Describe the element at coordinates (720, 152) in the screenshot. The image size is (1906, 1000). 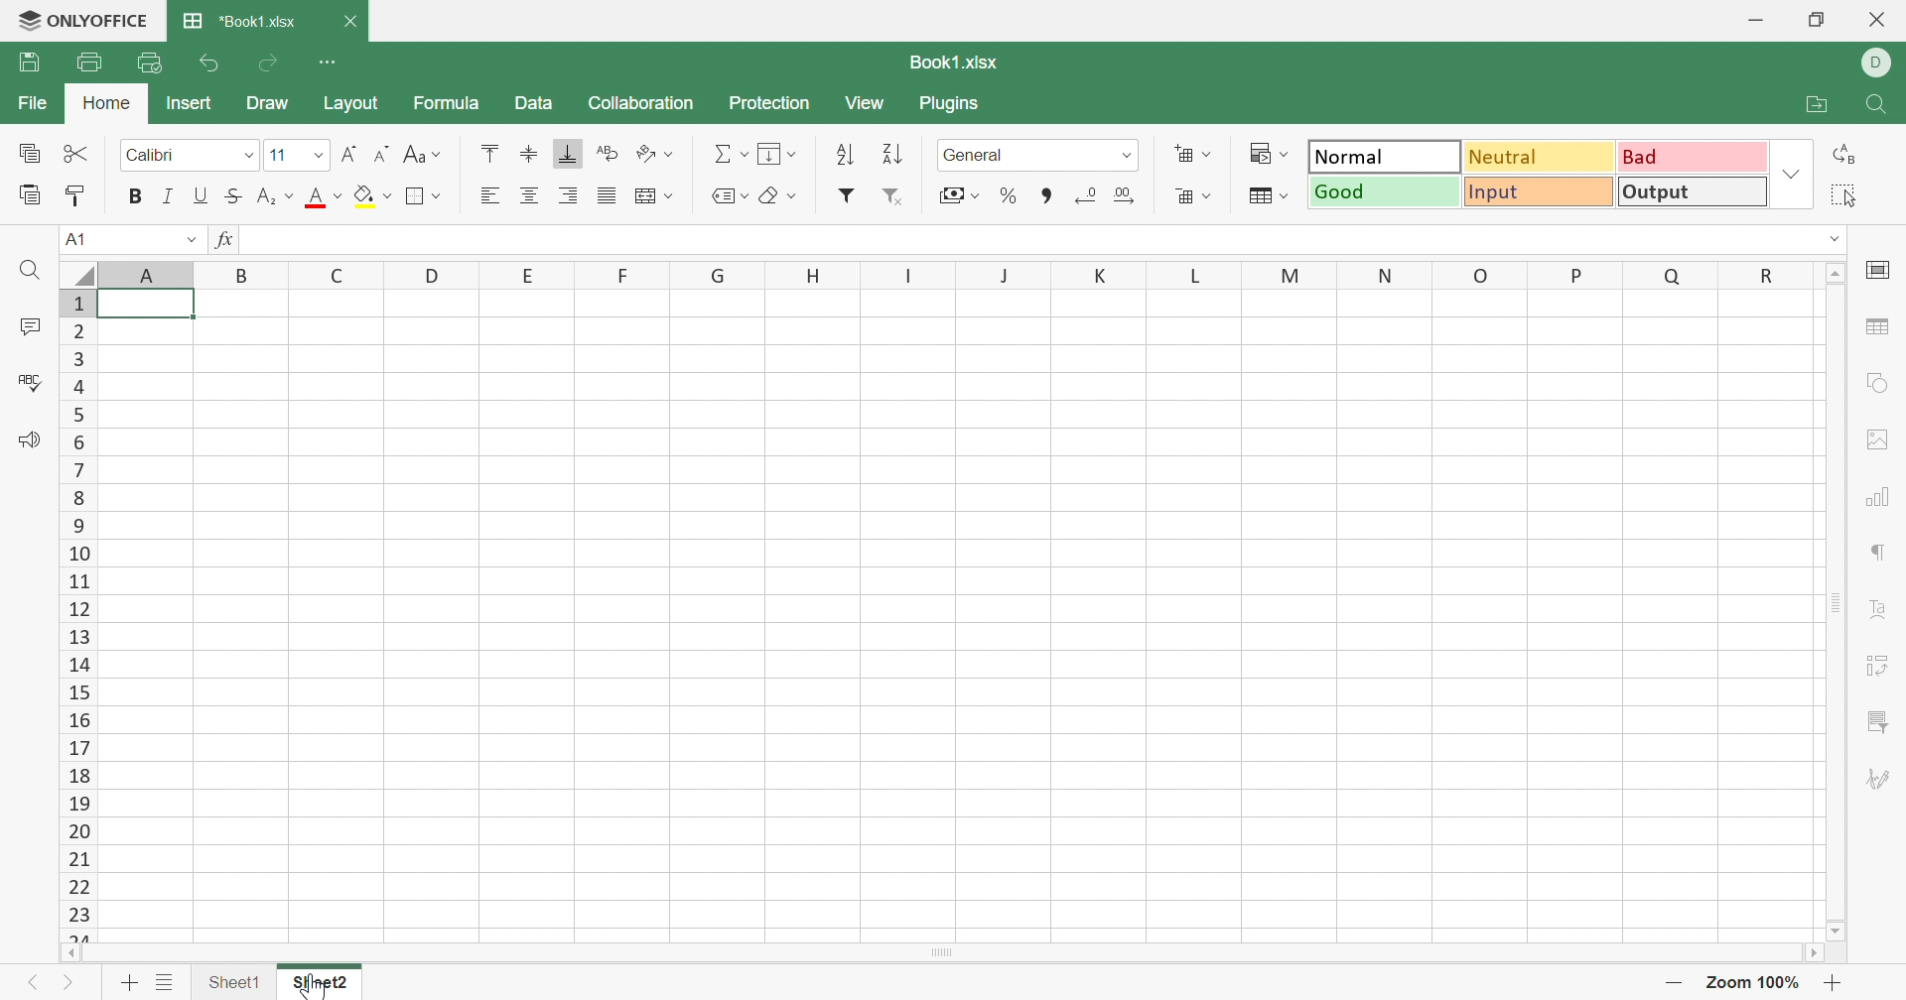
I see `Summation` at that location.